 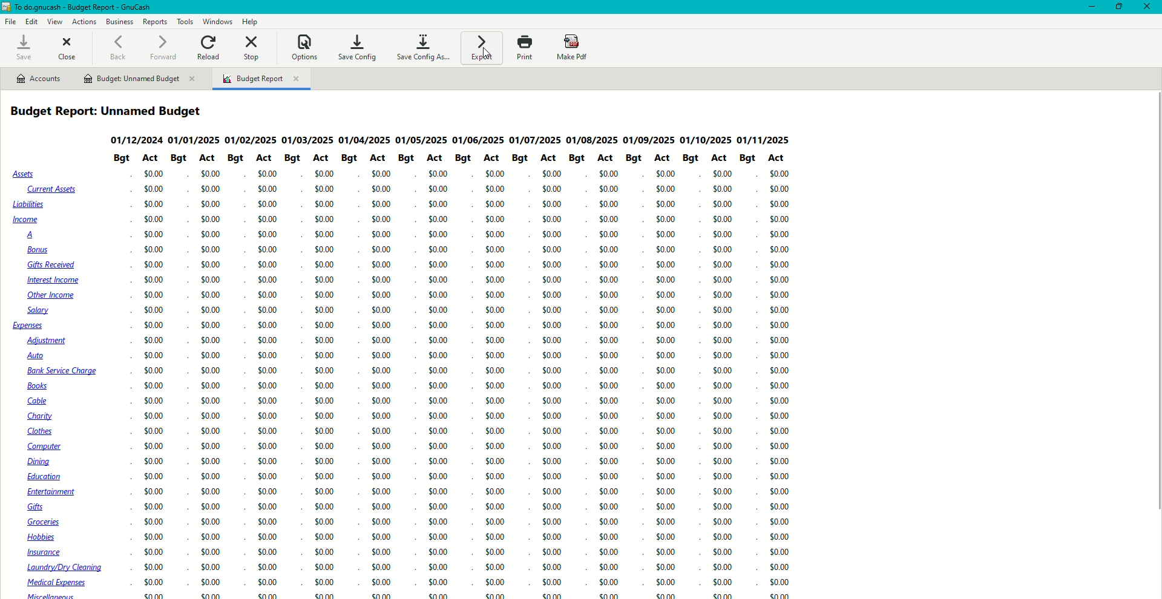 What do you see at coordinates (268, 294) in the screenshot?
I see `$0.00` at bounding box center [268, 294].